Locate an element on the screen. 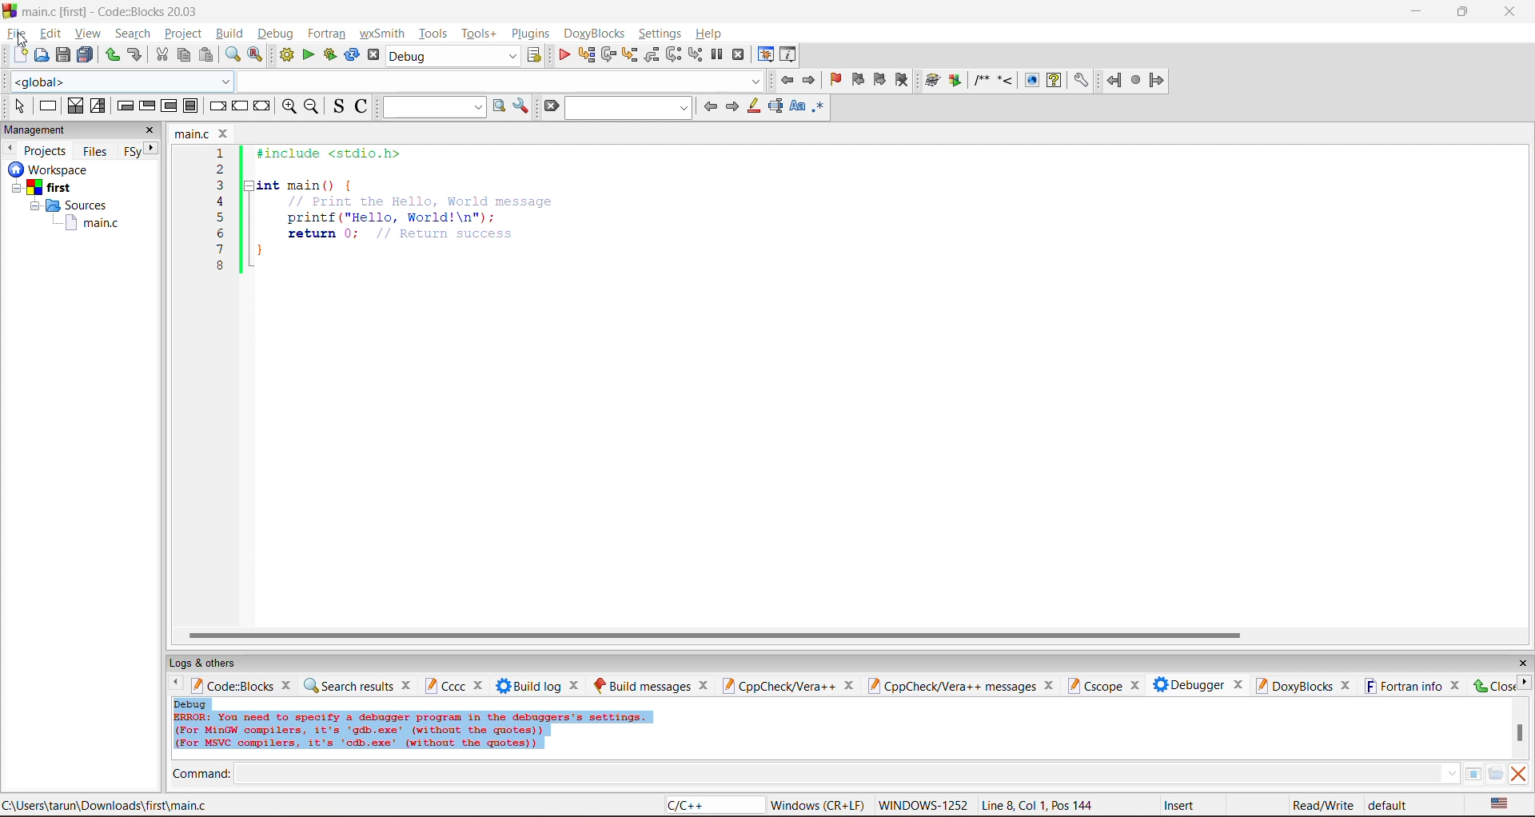  close is located at coordinates (1134, 686).